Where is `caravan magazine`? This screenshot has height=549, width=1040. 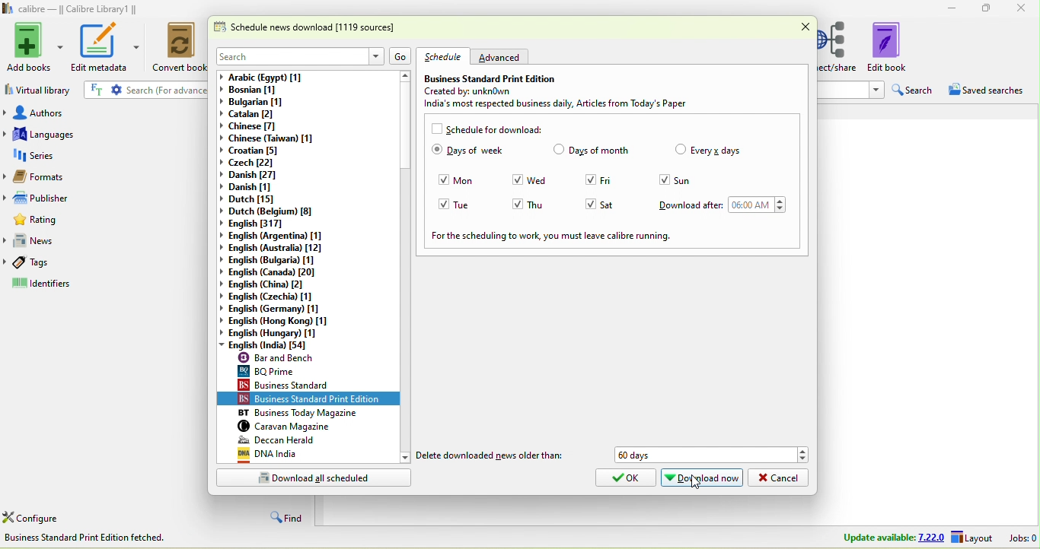
caravan magazine is located at coordinates (314, 427).